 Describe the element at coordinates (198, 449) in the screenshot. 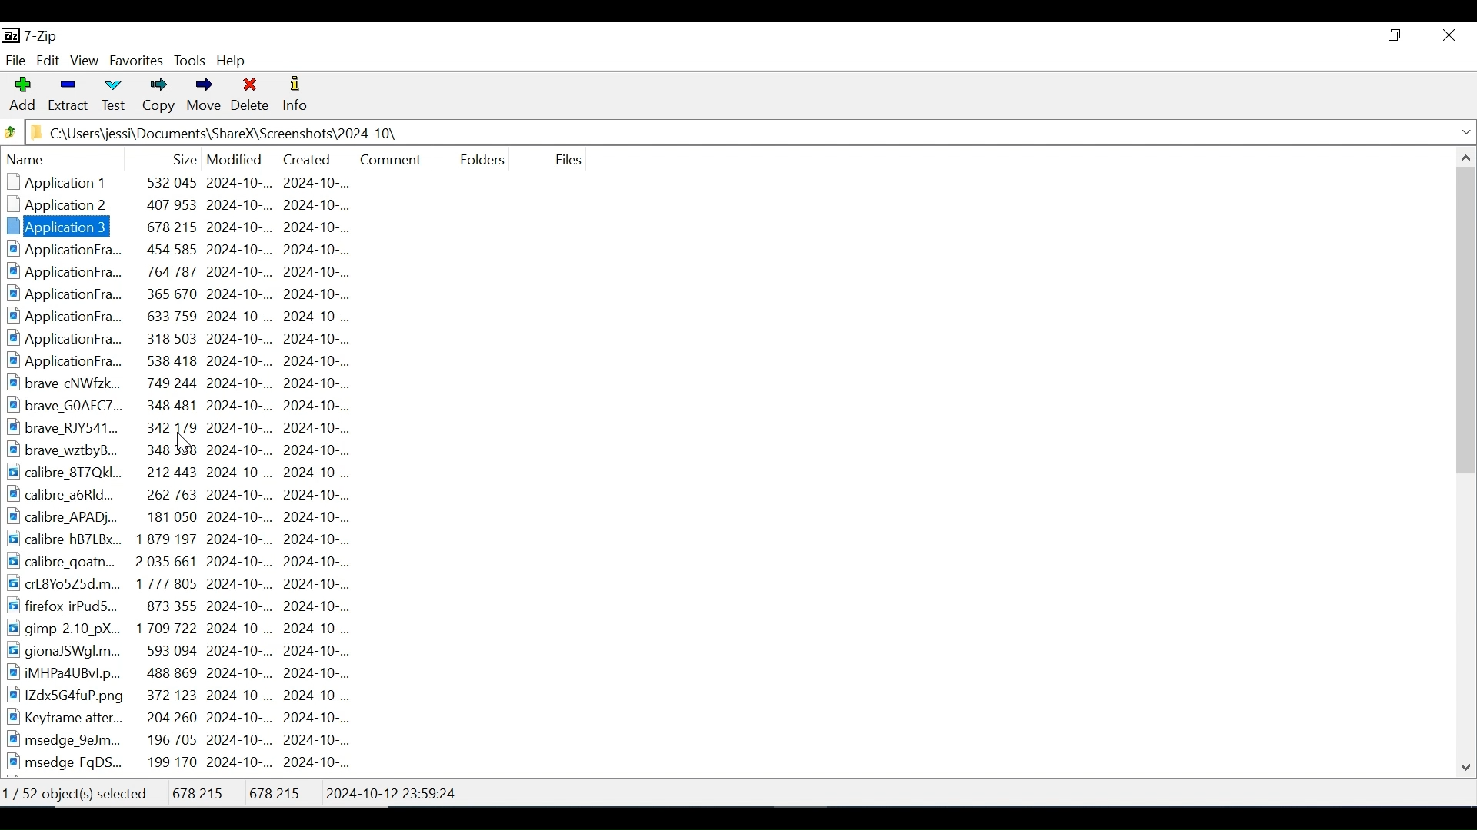

I see ` brave_wztbyB... 348 338 2024-10-... 2024-10-...` at that location.